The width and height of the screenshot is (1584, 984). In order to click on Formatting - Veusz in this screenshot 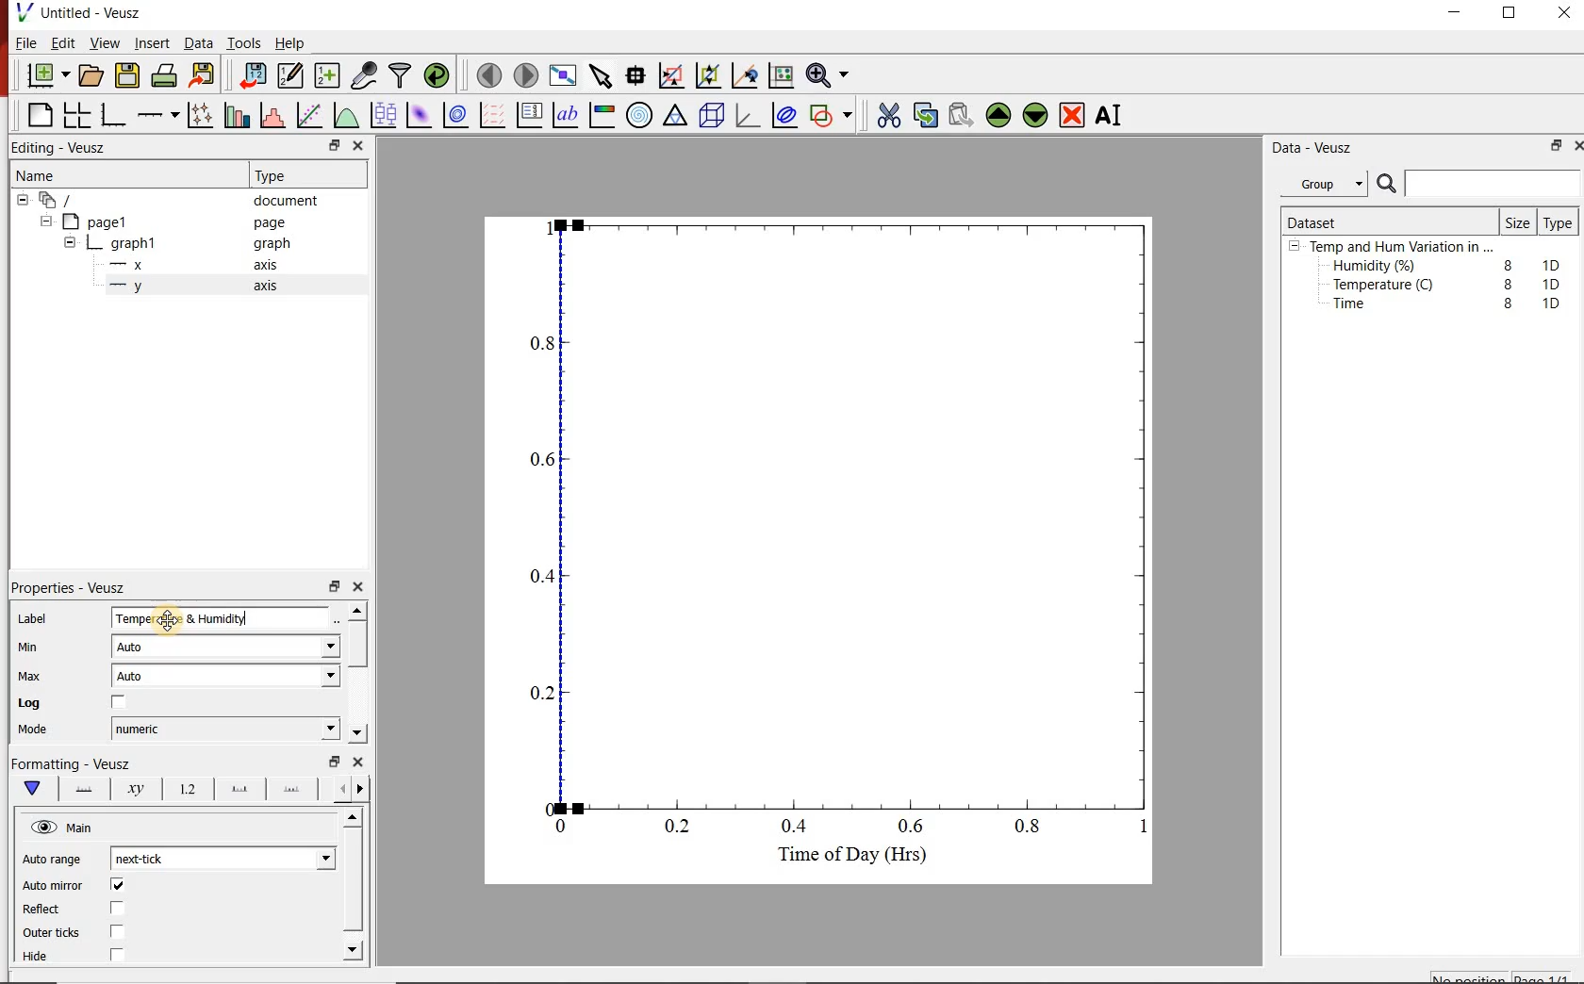, I will do `click(75, 765)`.